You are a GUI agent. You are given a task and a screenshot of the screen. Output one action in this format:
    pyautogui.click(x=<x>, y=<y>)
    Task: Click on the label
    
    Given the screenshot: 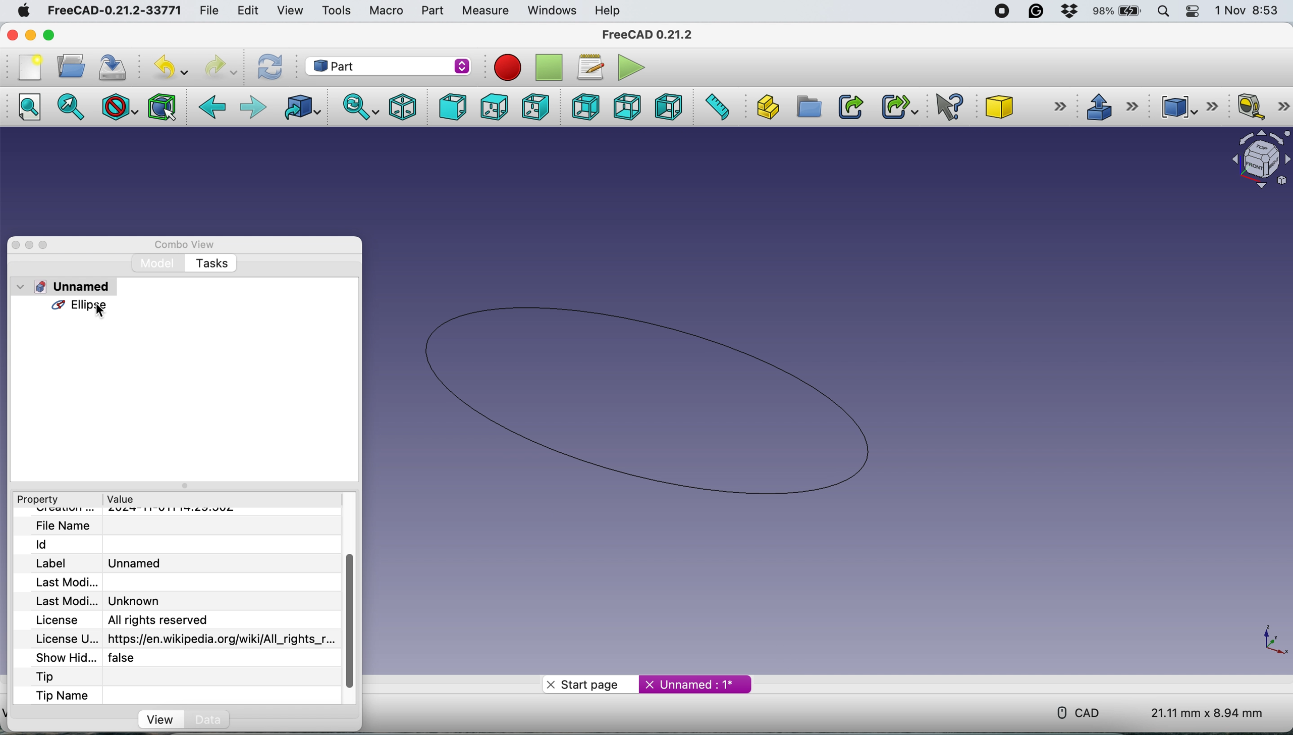 What is the action you would take?
    pyautogui.click(x=104, y=562)
    